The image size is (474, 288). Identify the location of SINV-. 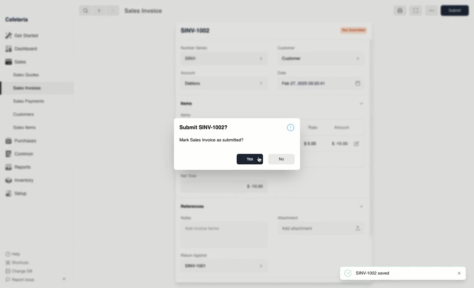
(224, 59).